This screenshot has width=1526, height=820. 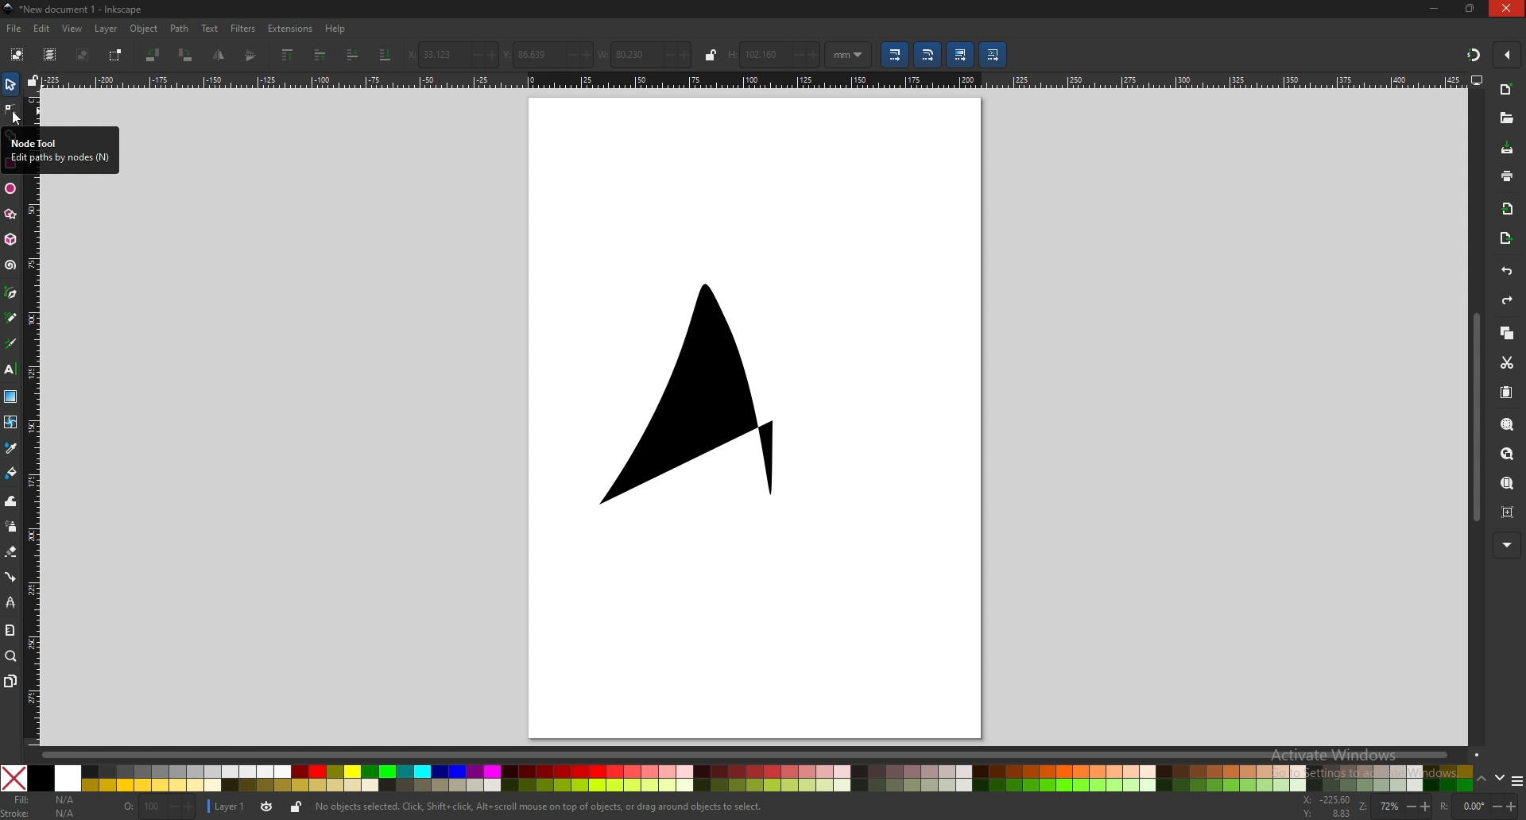 I want to click on text, so click(x=10, y=369).